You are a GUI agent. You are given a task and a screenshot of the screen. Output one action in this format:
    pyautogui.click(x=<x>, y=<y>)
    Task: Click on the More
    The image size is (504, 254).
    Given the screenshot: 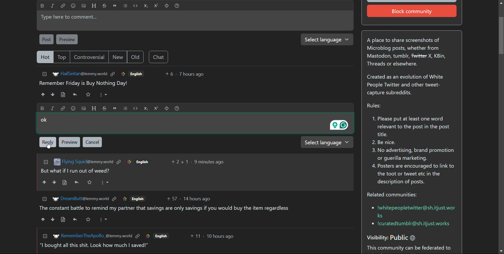 What is the action you would take?
    pyautogui.click(x=105, y=220)
    